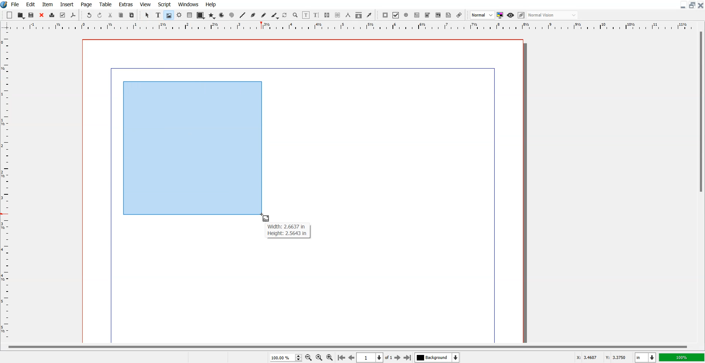  What do you see at coordinates (231, 15) in the screenshot?
I see `Spiral` at bounding box center [231, 15].